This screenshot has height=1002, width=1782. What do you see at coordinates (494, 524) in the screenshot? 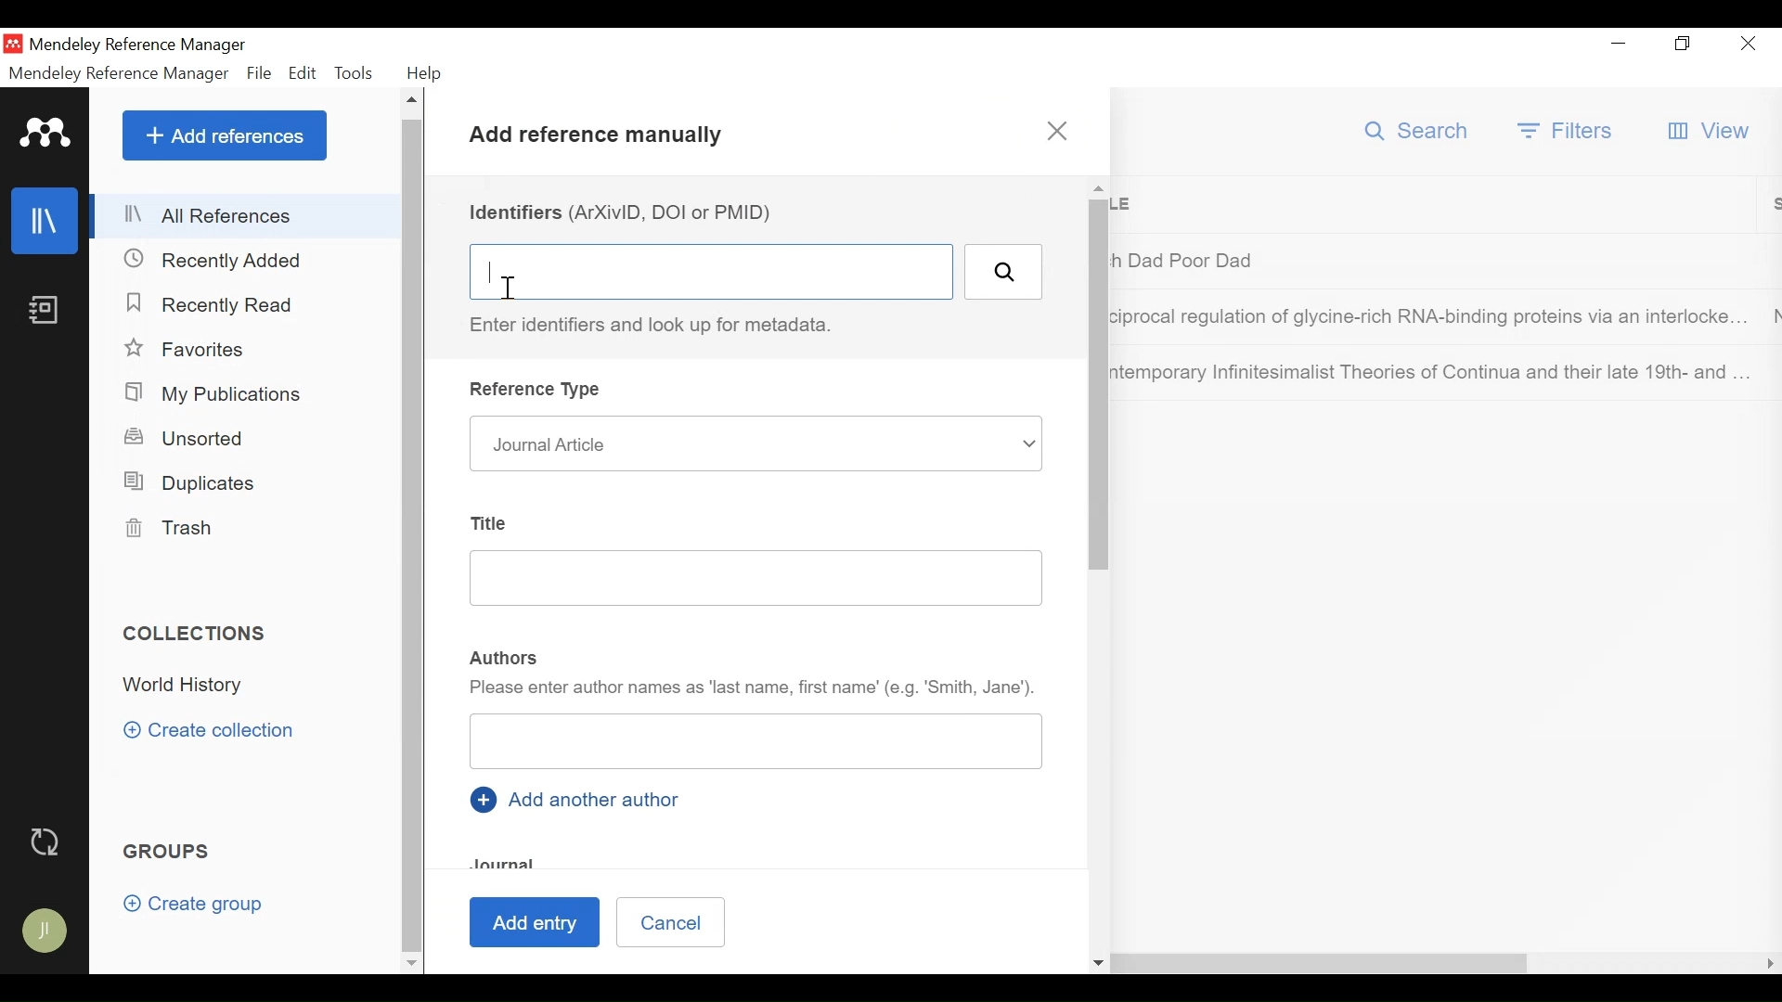
I see `Title` at bounding box center [494, 524].